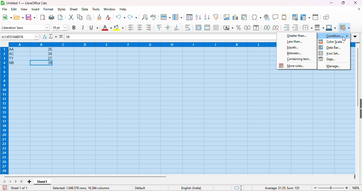 This screenshot has height=191, width=362. Describe the element at coordinates (207, 27) in the screenshot. I see `merge` at that location.